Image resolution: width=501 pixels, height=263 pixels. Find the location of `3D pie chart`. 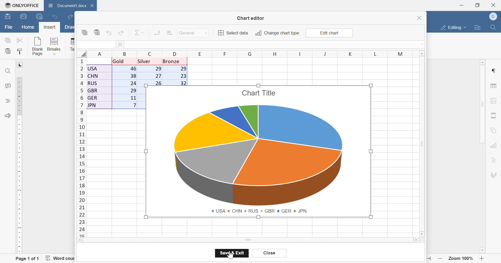

3D pie chart is located at coordinates (260, 155).